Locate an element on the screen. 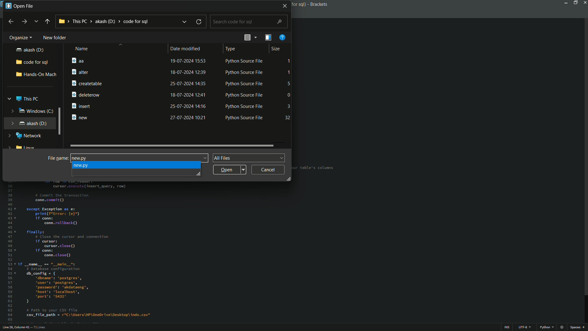 This screenshot has width=588, height=331. name is located at coordinates (81, 49).